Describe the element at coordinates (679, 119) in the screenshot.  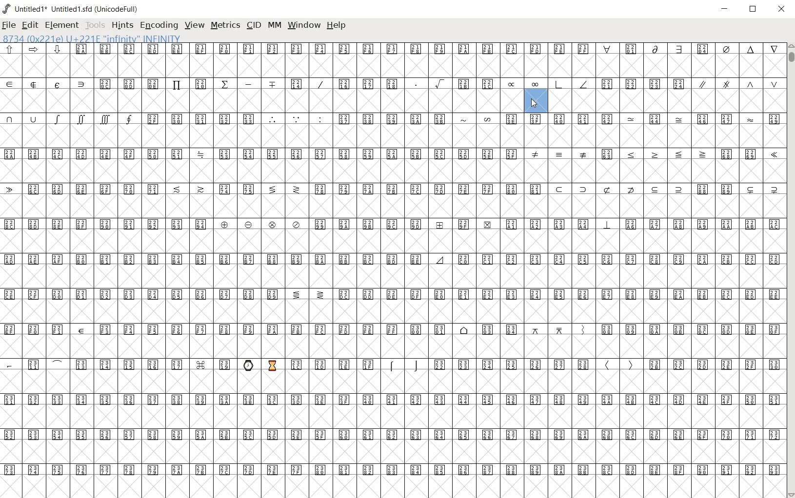
I see `symbol` at that location.